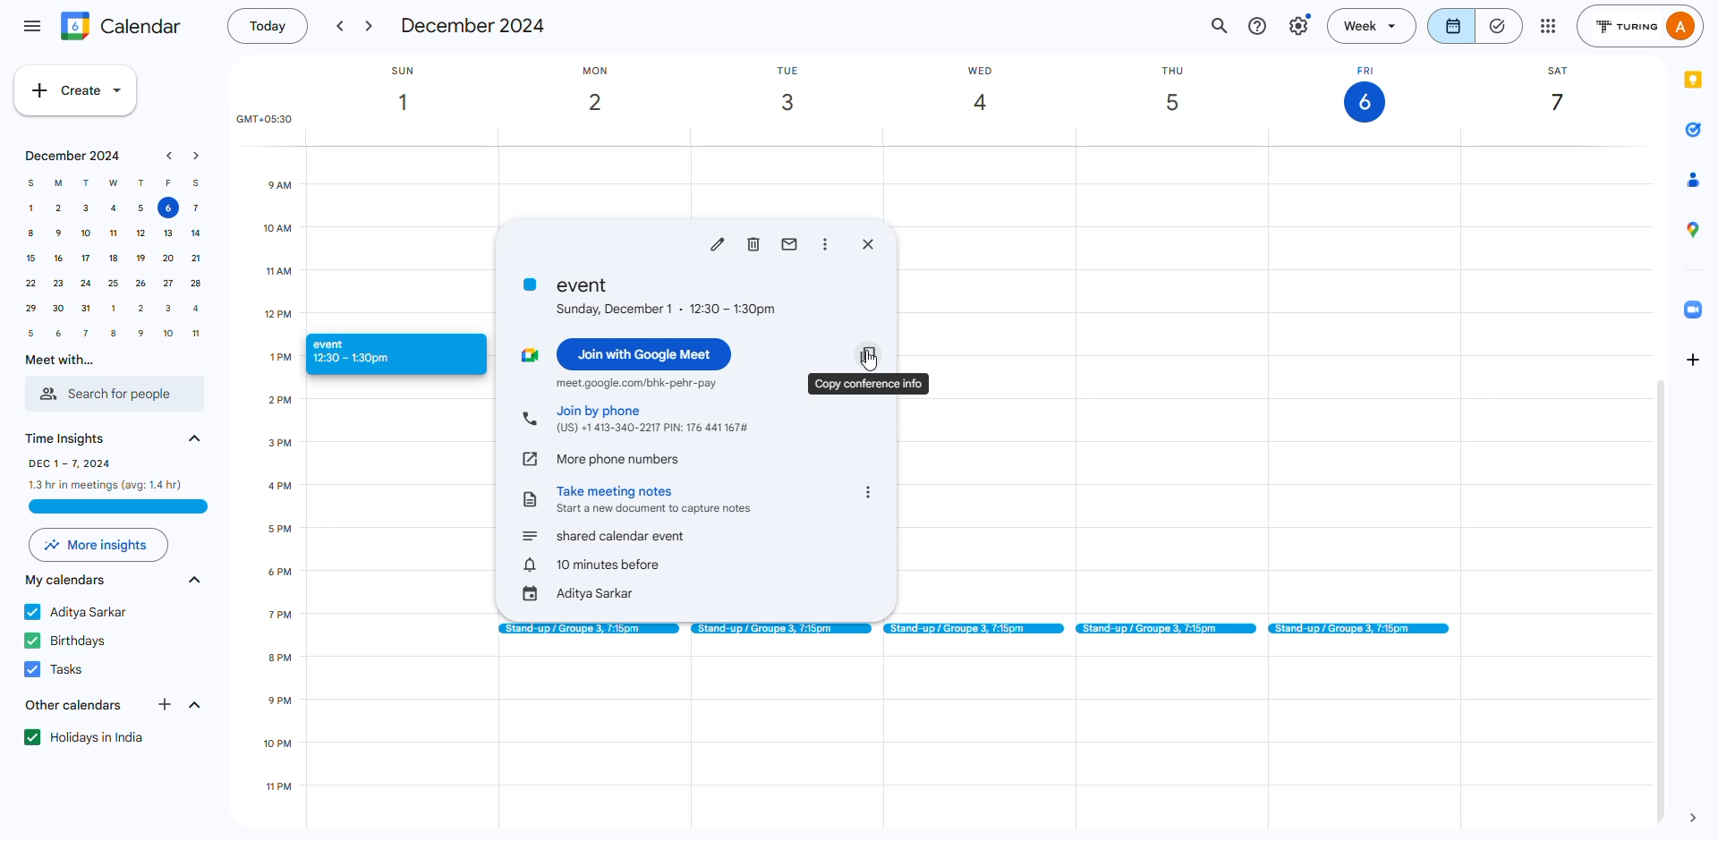  I want to click on 25, so click(113, 285).